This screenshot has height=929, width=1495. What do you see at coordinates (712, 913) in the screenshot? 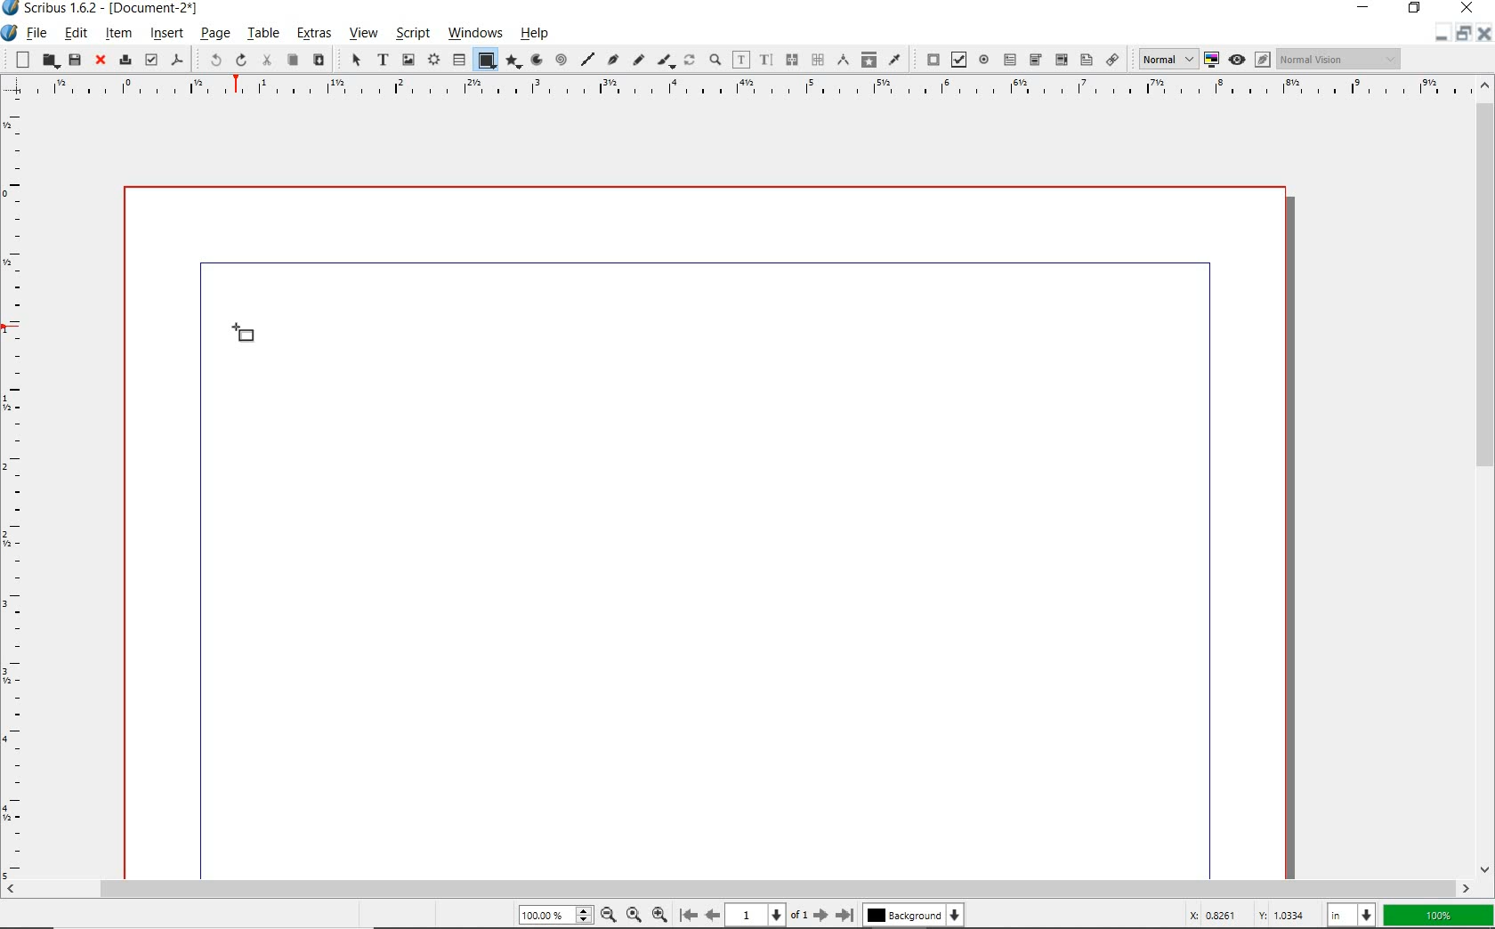
I see `move to previous` at bounding box center [712, 913].